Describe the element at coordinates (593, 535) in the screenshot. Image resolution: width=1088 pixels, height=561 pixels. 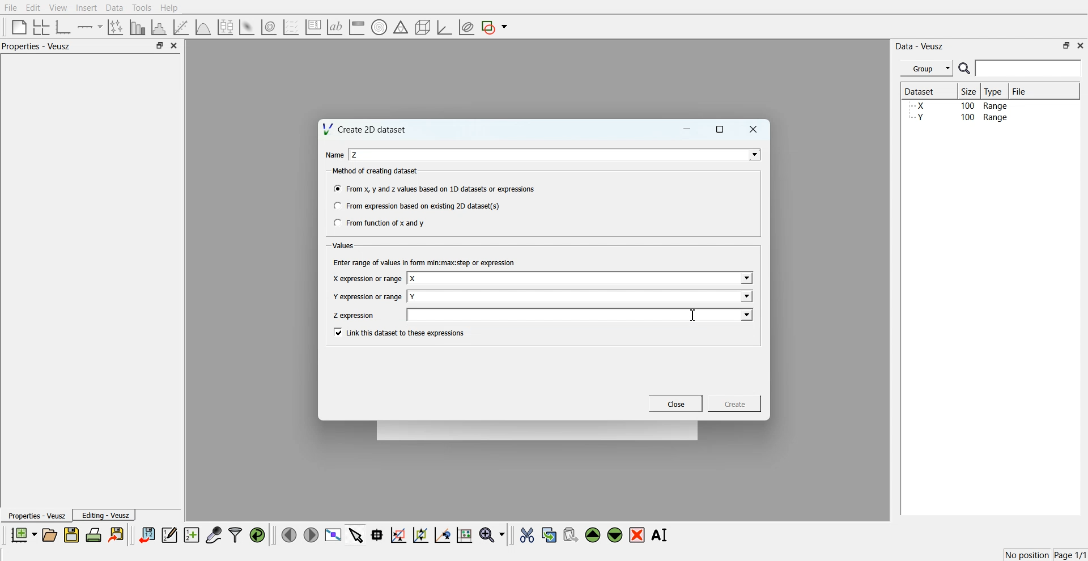
I see `Move up the selected widget` at that location.